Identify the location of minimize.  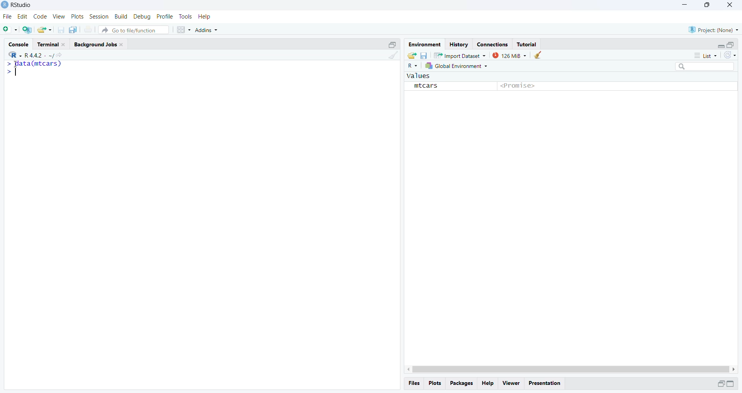
(685, 4).